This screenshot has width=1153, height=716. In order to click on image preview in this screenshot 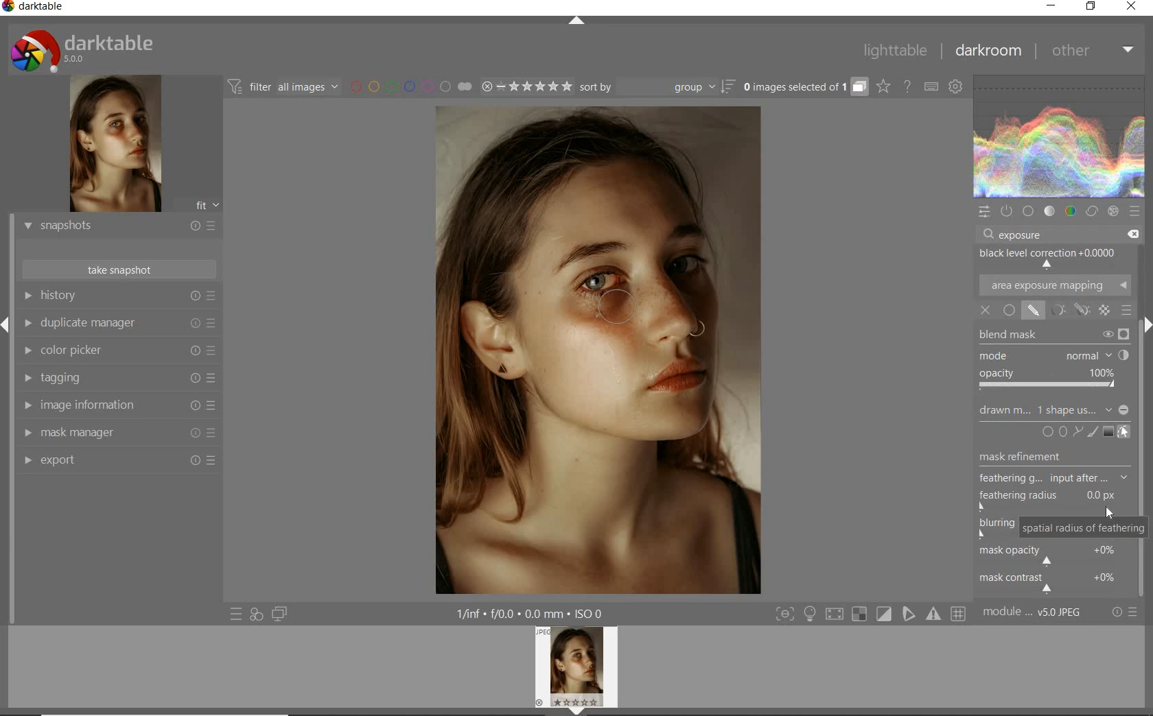, I will do `click(109, 145)`.